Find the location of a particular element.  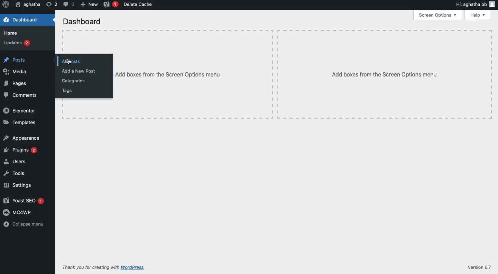

Add boxes from the Screen Options menu is located at coordinates (385, 75).